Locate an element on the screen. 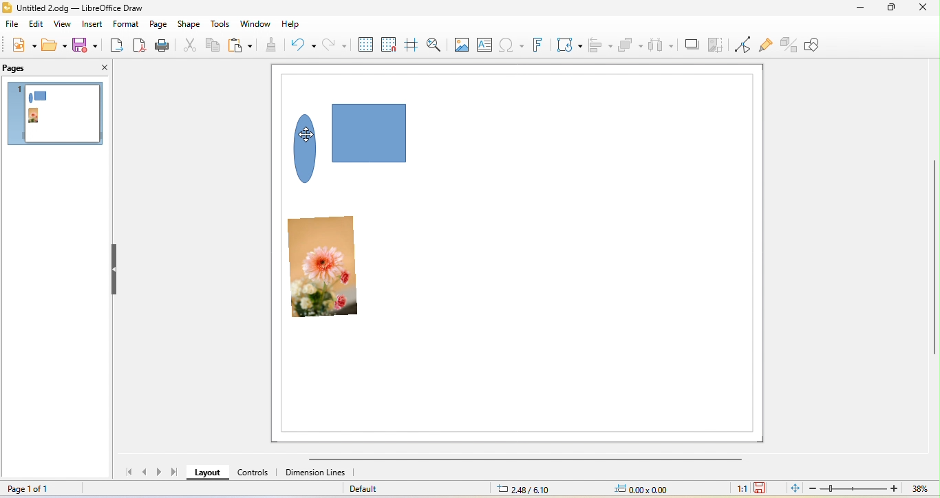  undo is located at coordinates (305, 44).